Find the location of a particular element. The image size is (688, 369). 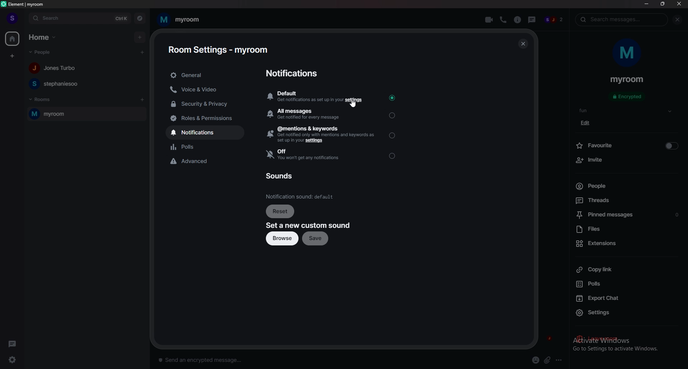

people is located at coordinates (56, 83).